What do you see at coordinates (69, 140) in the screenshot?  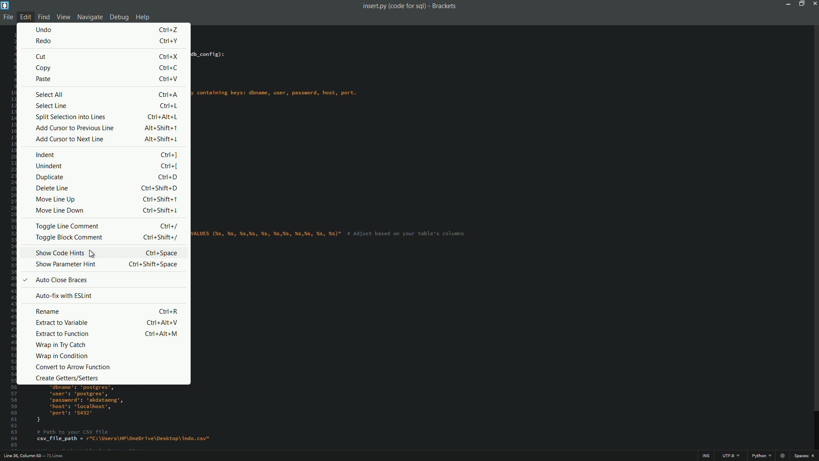 I see `add cursor to next line` at bounding box center [69, 140].